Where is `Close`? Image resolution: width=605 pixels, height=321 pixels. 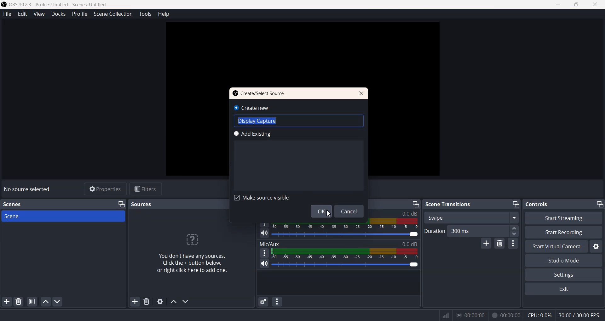
Close is located at coordinates (360, 93).